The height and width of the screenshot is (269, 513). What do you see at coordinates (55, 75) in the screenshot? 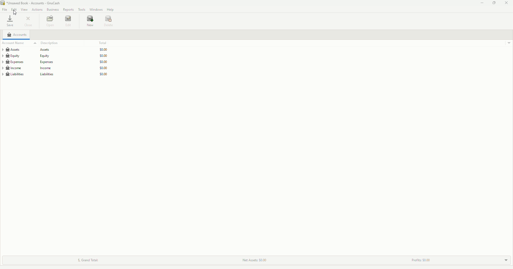
I see `Liabilities` at bounding box center [55, 75].